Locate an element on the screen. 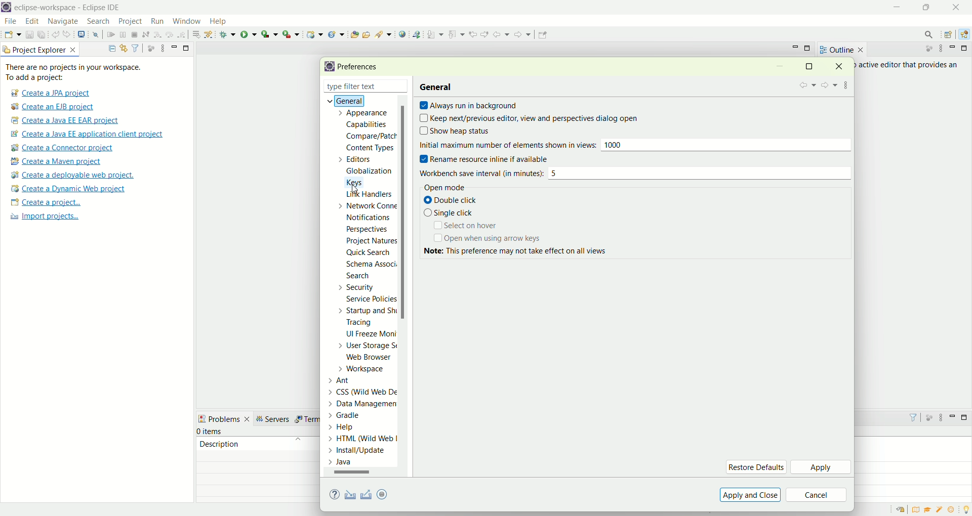  startup and shutdown is located at coordinates (369, 311).